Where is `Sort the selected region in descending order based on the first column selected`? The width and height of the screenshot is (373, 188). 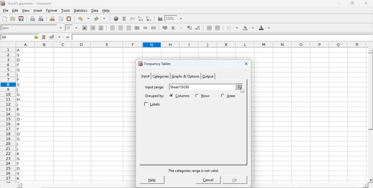 Sort the selected region in descending order based on the first column selected is located at coordinates (149, 18).